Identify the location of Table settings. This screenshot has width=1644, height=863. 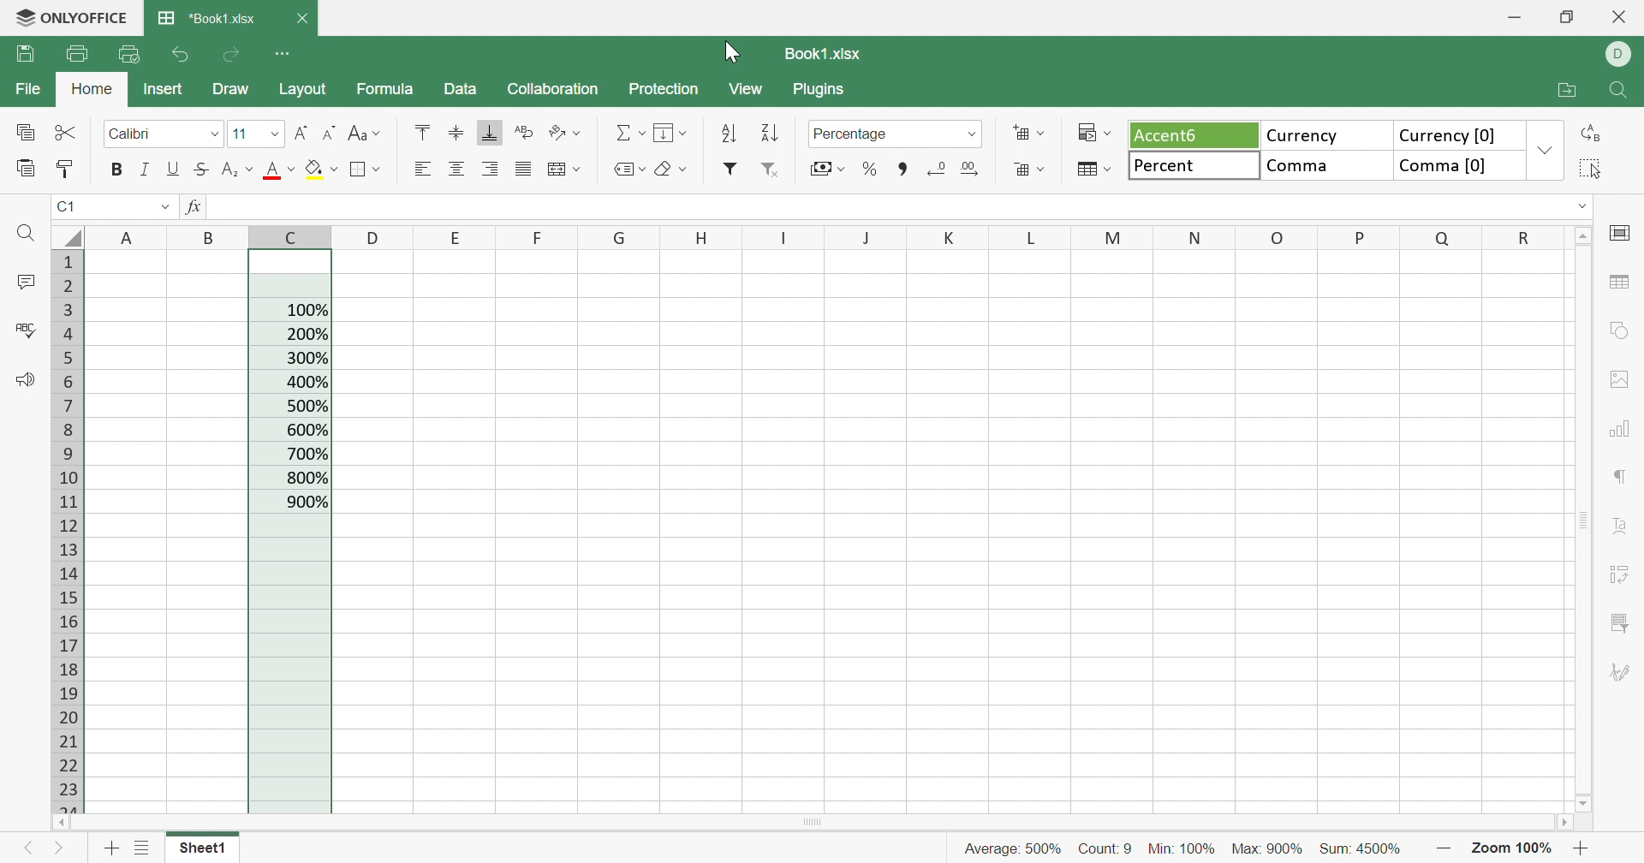
(1622, 285).